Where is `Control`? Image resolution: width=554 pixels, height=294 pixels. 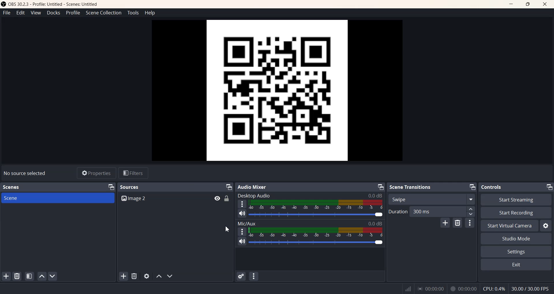 Control is located at coordinates (493, 187).